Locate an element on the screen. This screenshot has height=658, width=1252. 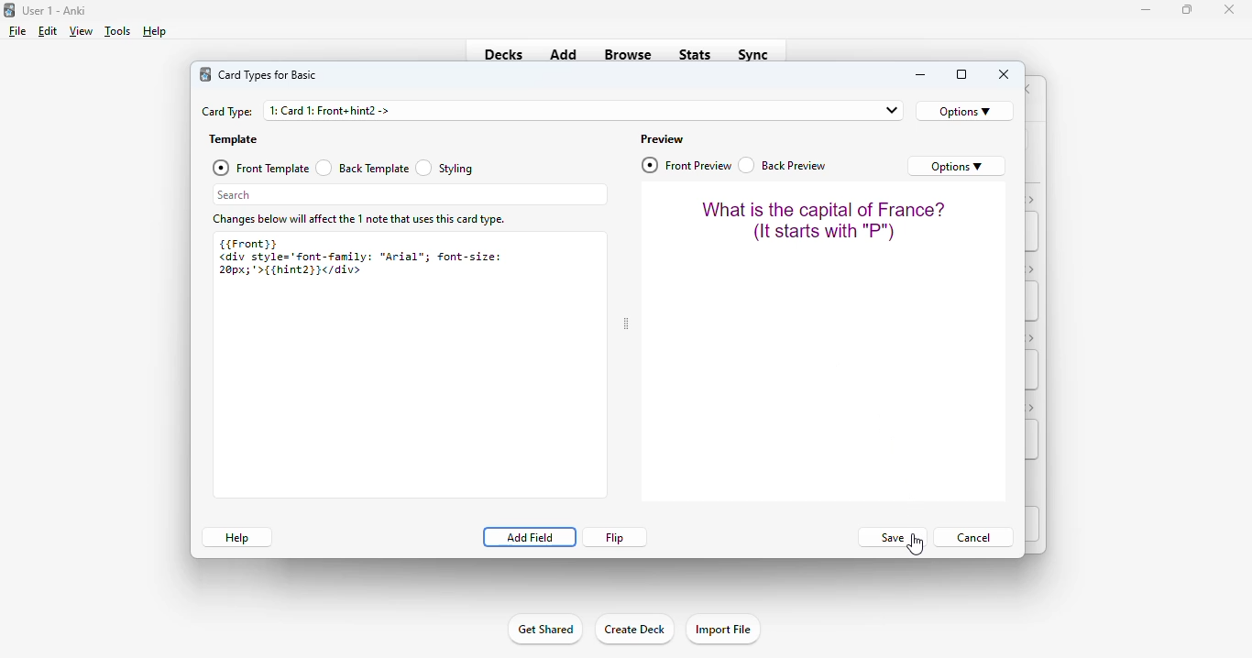
add field is located at coordinates (529, 537).